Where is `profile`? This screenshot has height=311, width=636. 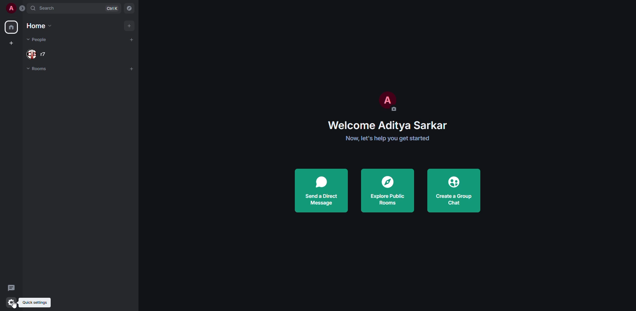 profile is located at coordinates (11, 8).